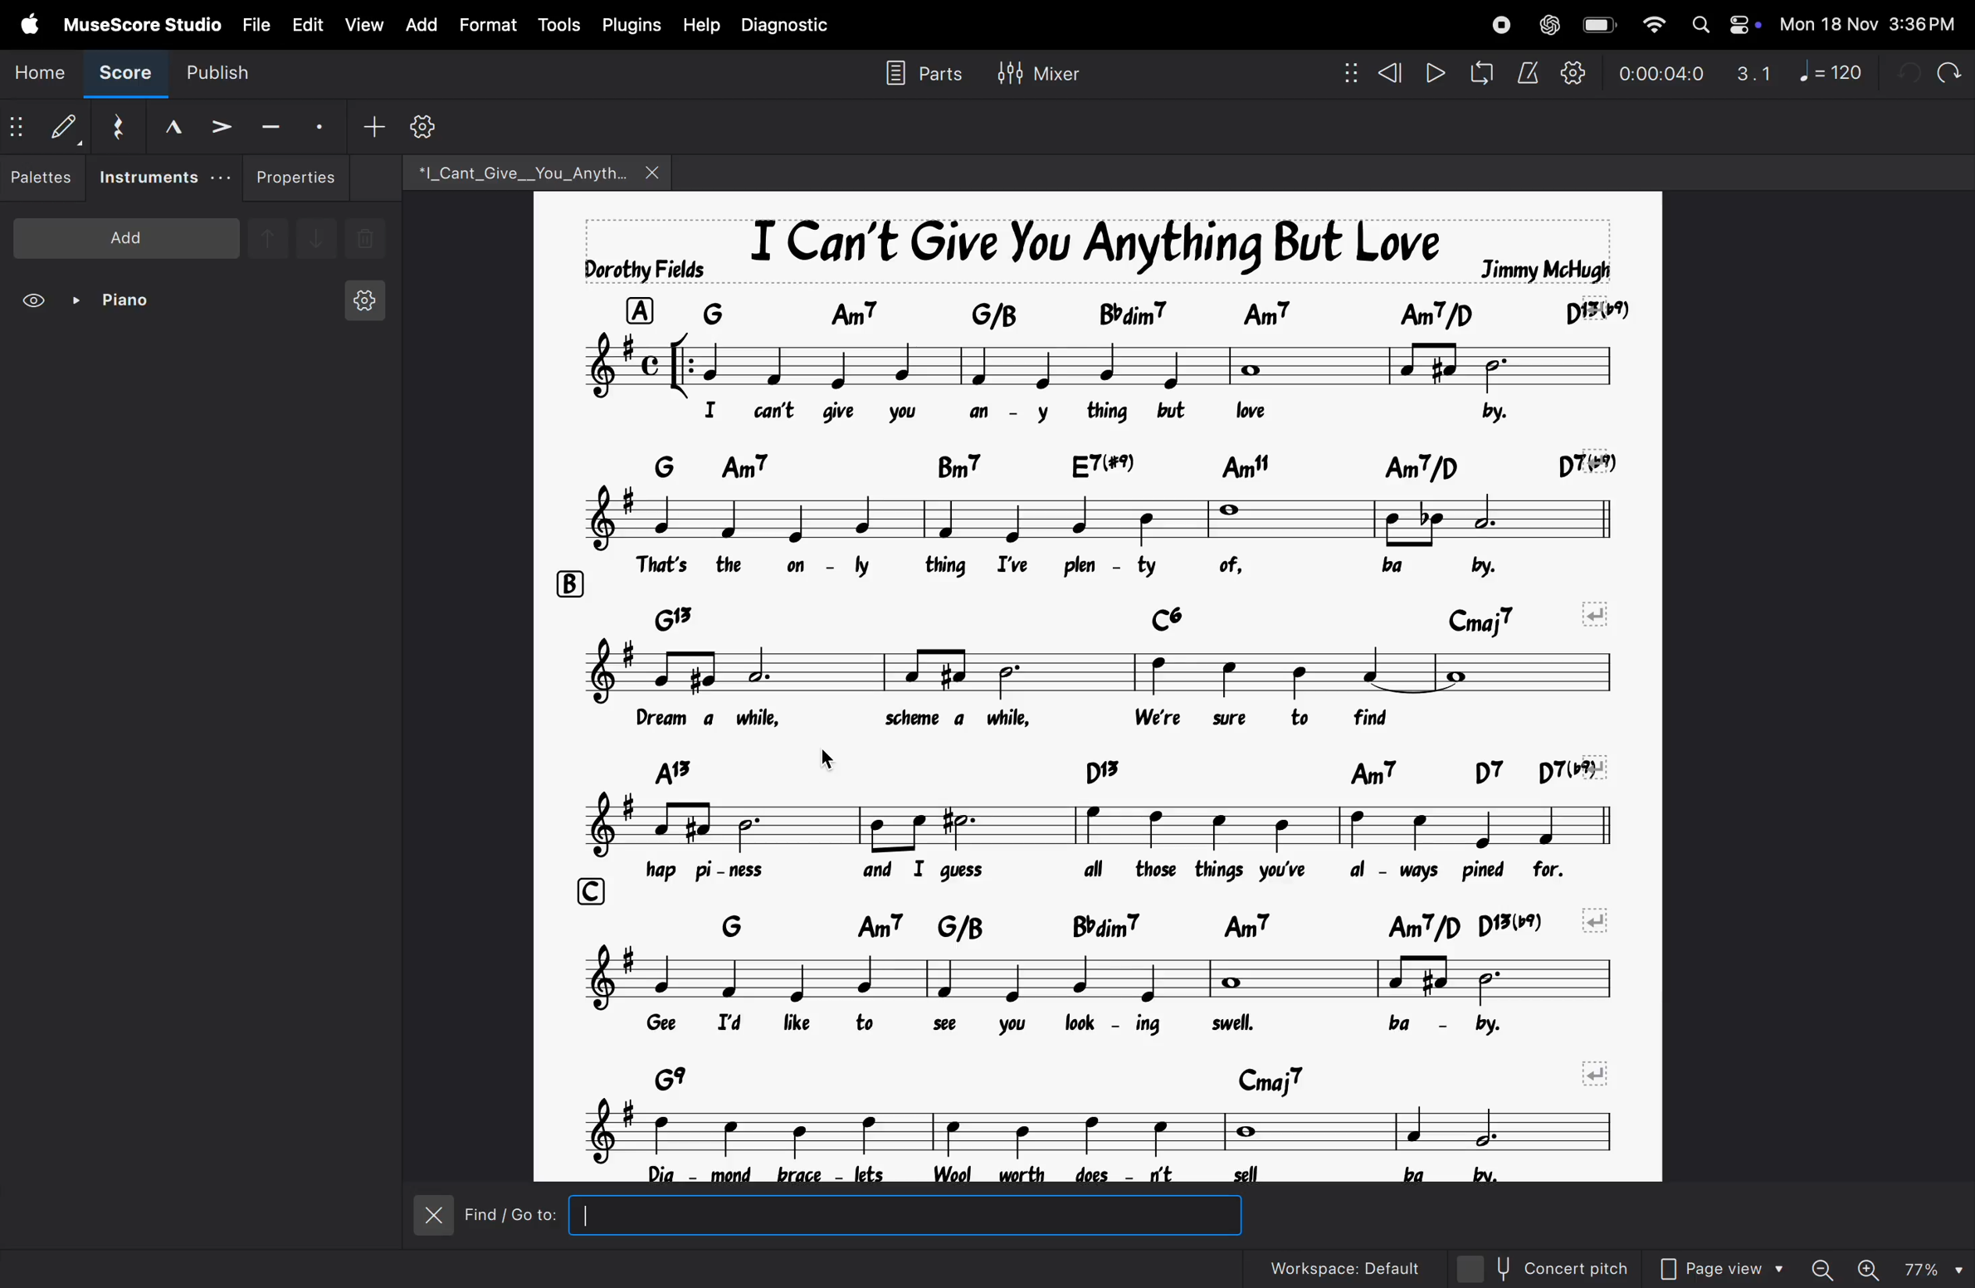 Image resolution: width=1975 pixels, height=1288 pixels. Describe the element at coordinates (173, 129) in the screenshot. I see `marcato` at that location.